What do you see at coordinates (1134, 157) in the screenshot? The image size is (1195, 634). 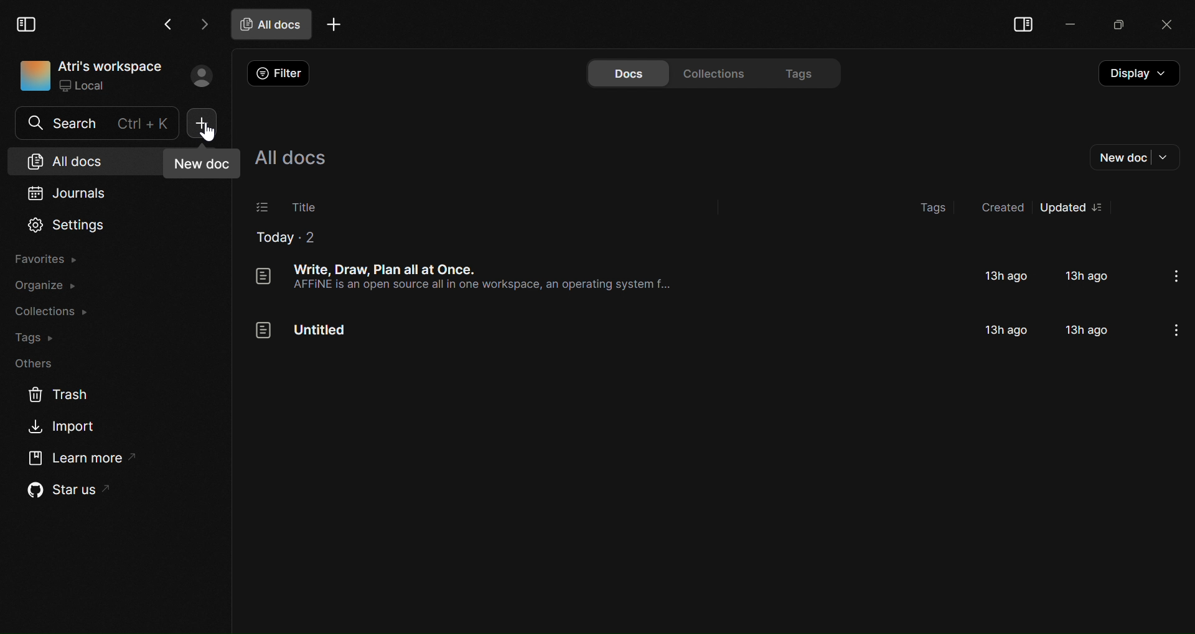 I see `New doc` at bounding box center [1134, 157].